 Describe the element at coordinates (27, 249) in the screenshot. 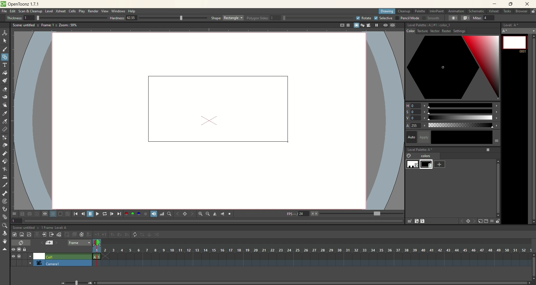

I see `lock toggle` at that location.